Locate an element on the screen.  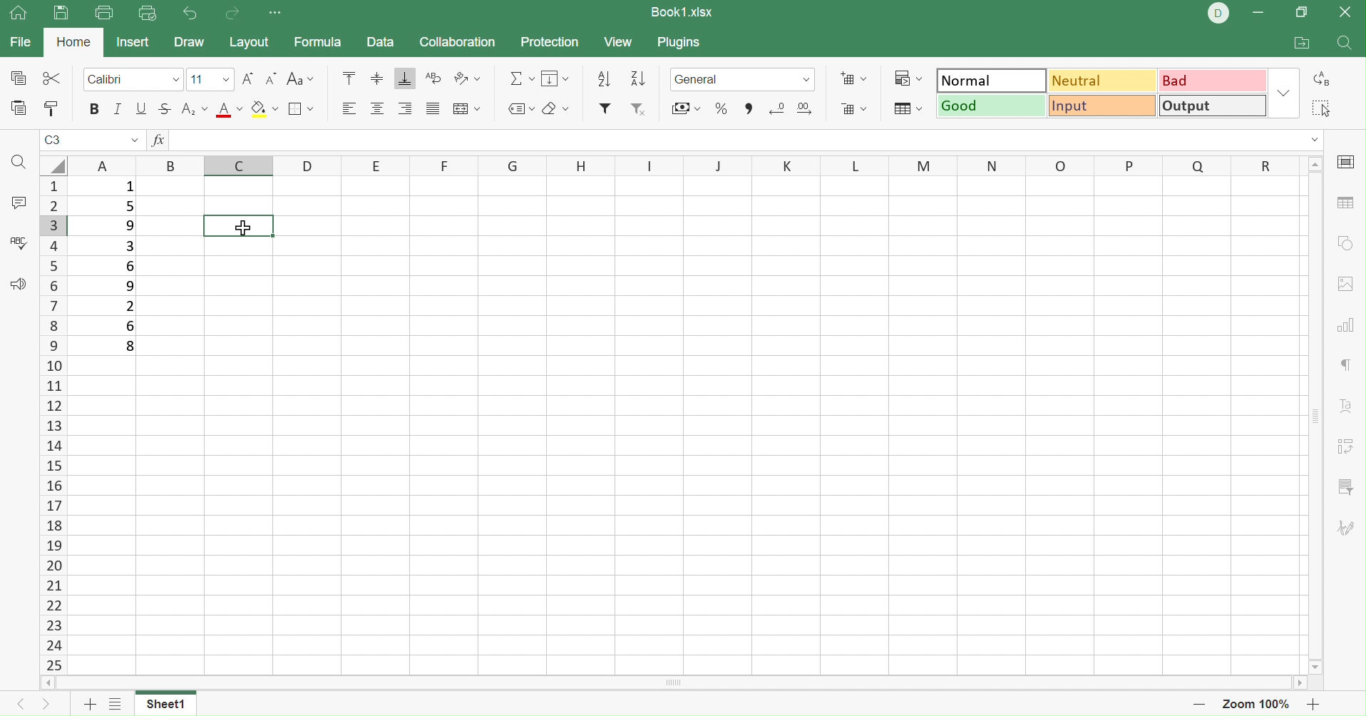
View is located at coordinates (617, 42).